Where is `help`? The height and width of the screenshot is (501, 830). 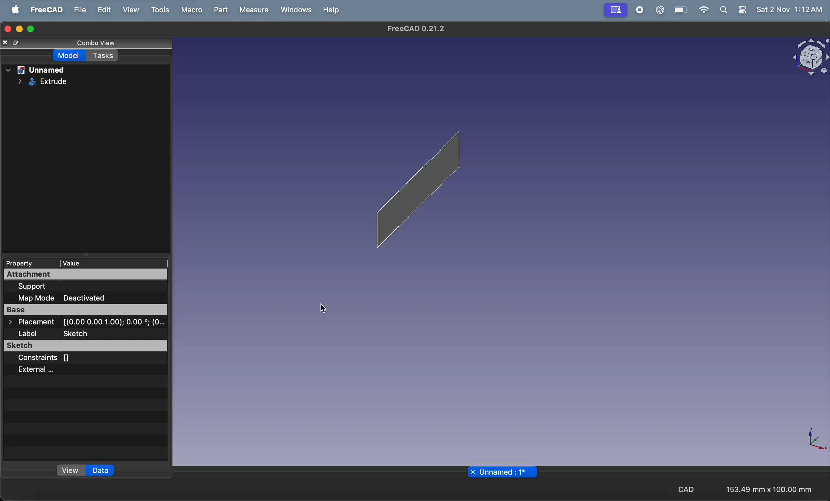
help is located at coordinates (332, 10).